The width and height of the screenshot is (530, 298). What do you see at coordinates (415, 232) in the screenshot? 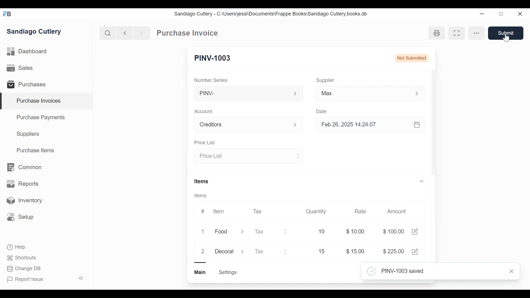
I see `Edit` at bounding box center [415, 232].